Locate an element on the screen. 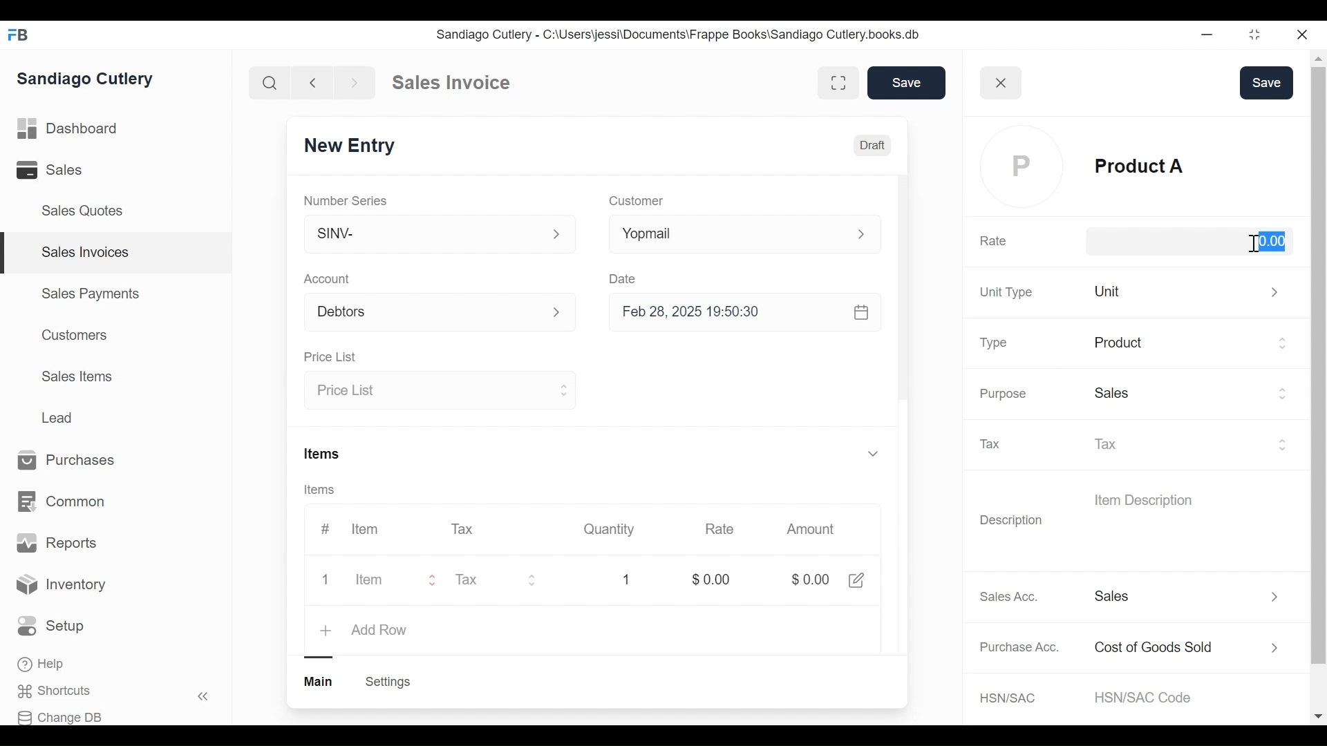 The height and width of the screenshot is (746, 1327). Shortcuts is located at coordinates (59, 691).